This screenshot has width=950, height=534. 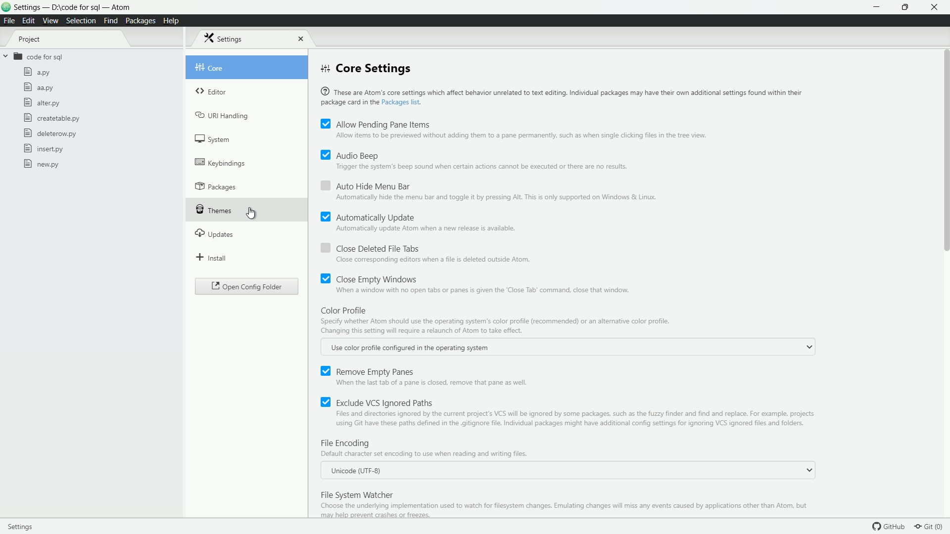 I want to click on close empty windows, so click(x=370, y=278).